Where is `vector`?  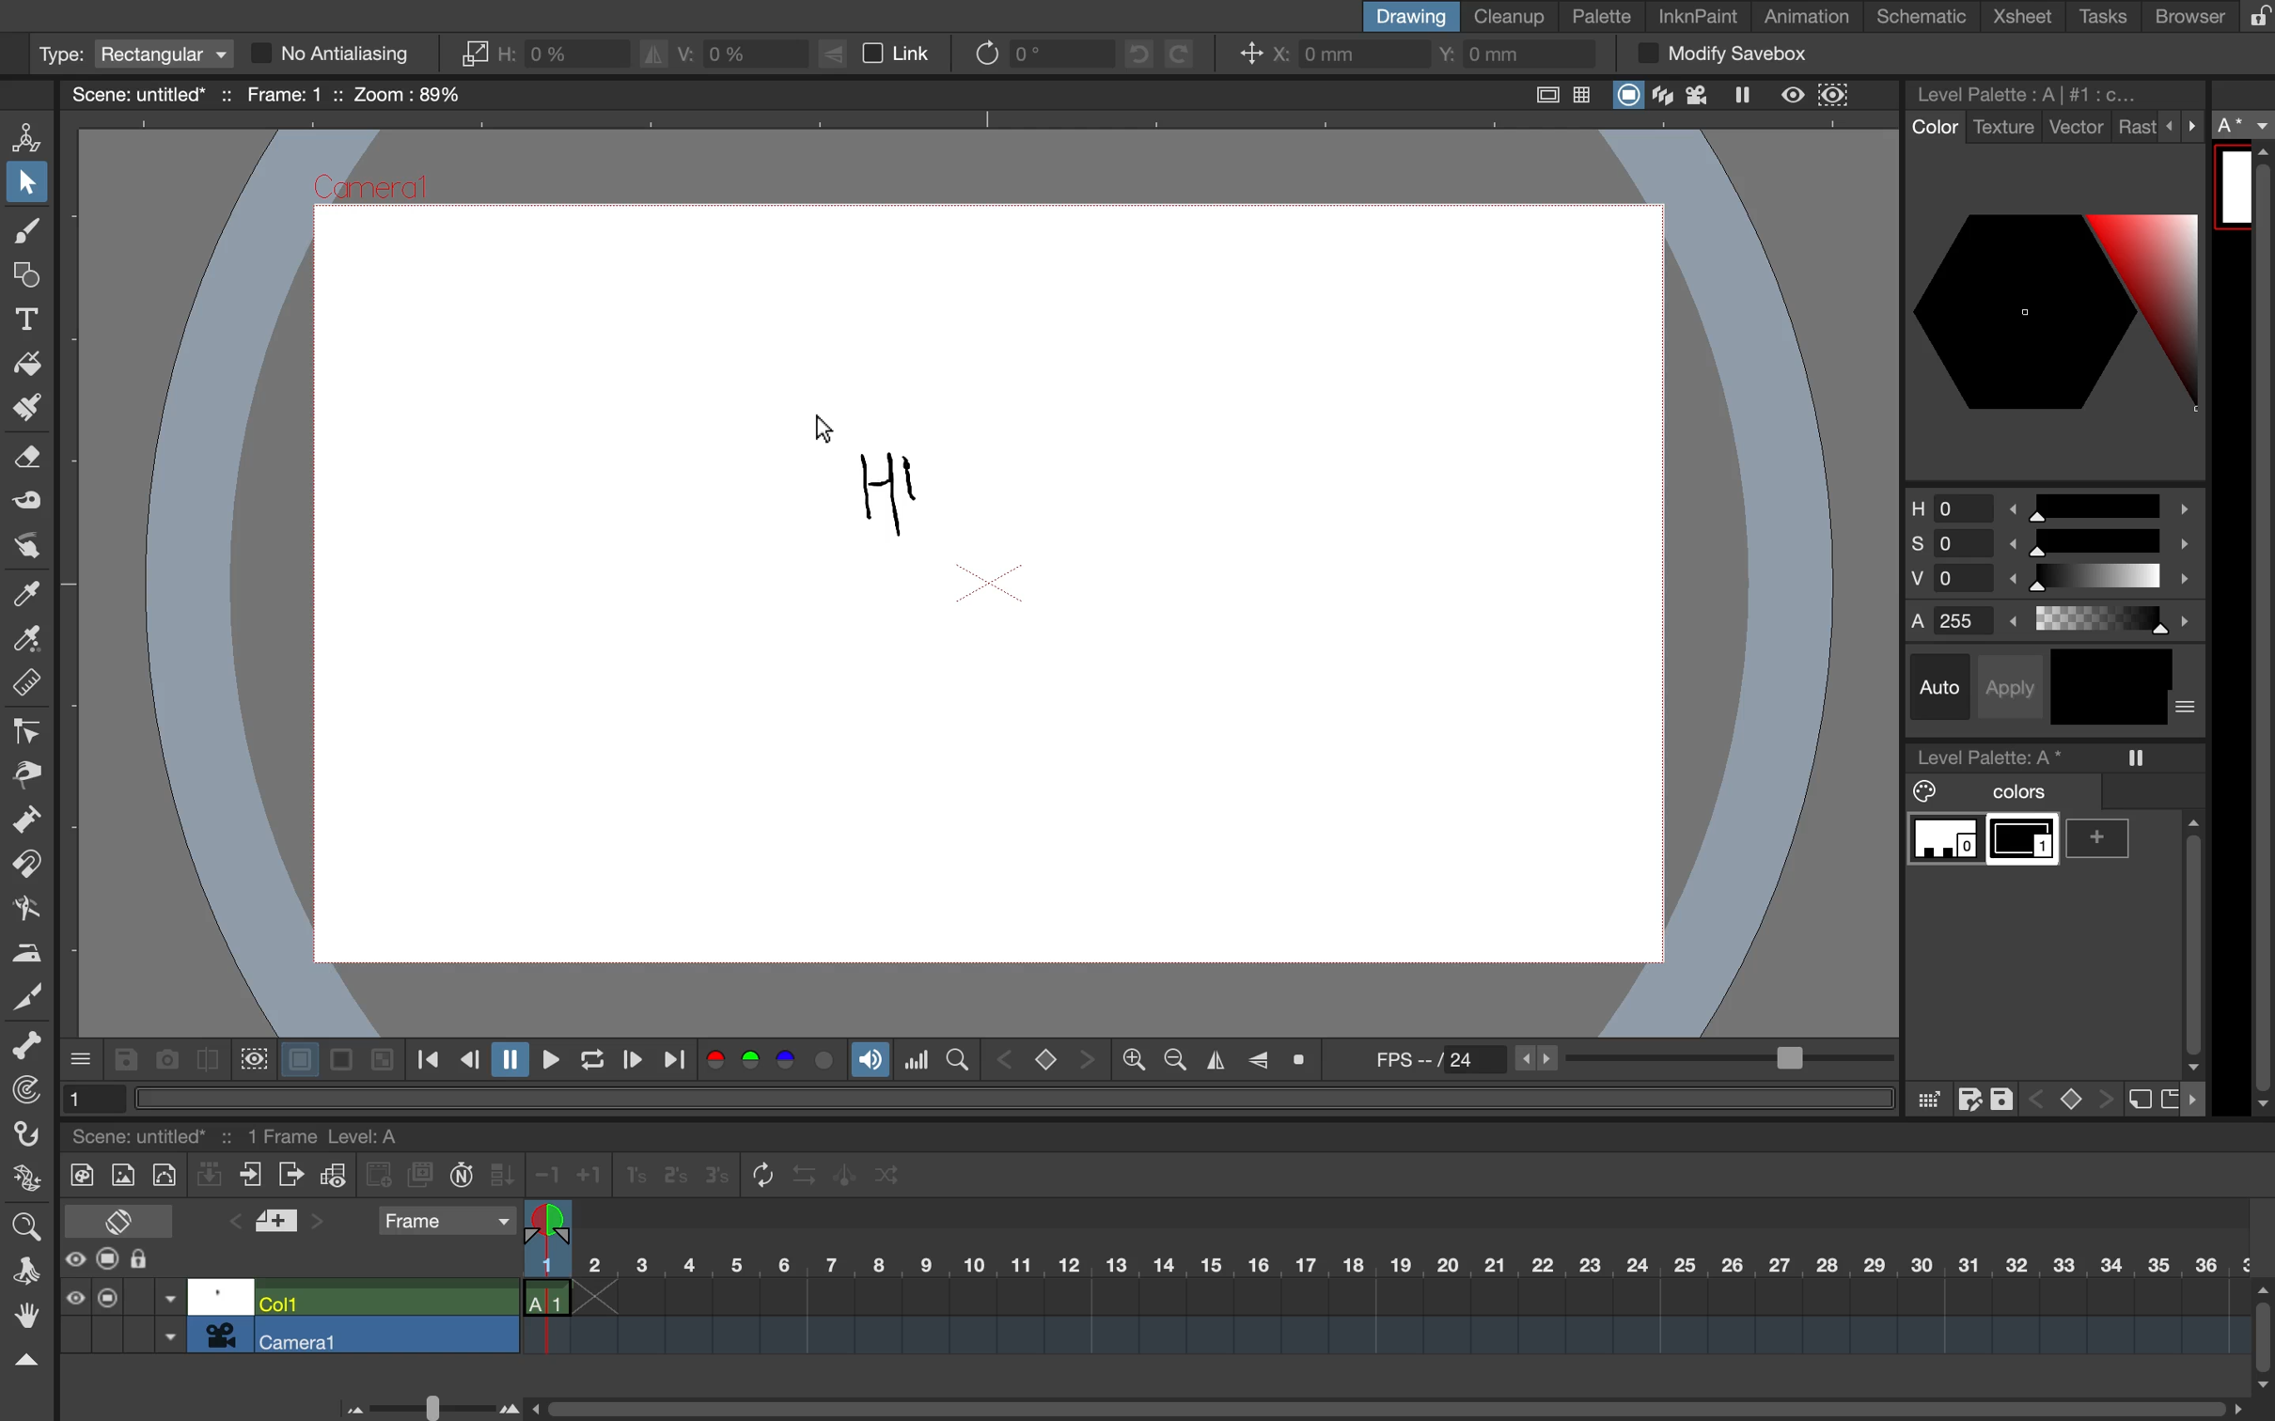 vector is located at coordinates (2077, 129).